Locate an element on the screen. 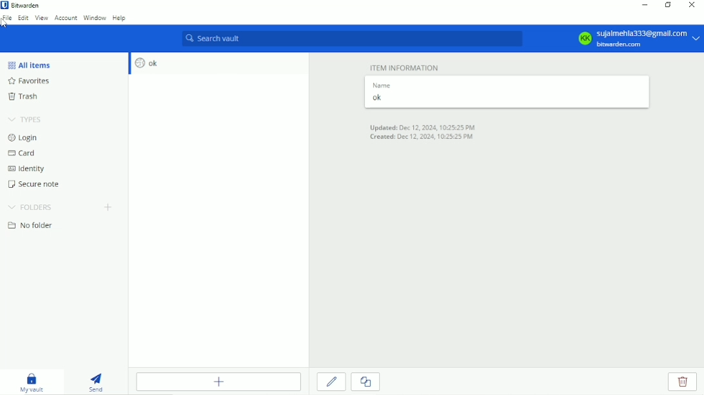 This screenshot has width=704, height=395. Help is located at coordinates (120, 19).